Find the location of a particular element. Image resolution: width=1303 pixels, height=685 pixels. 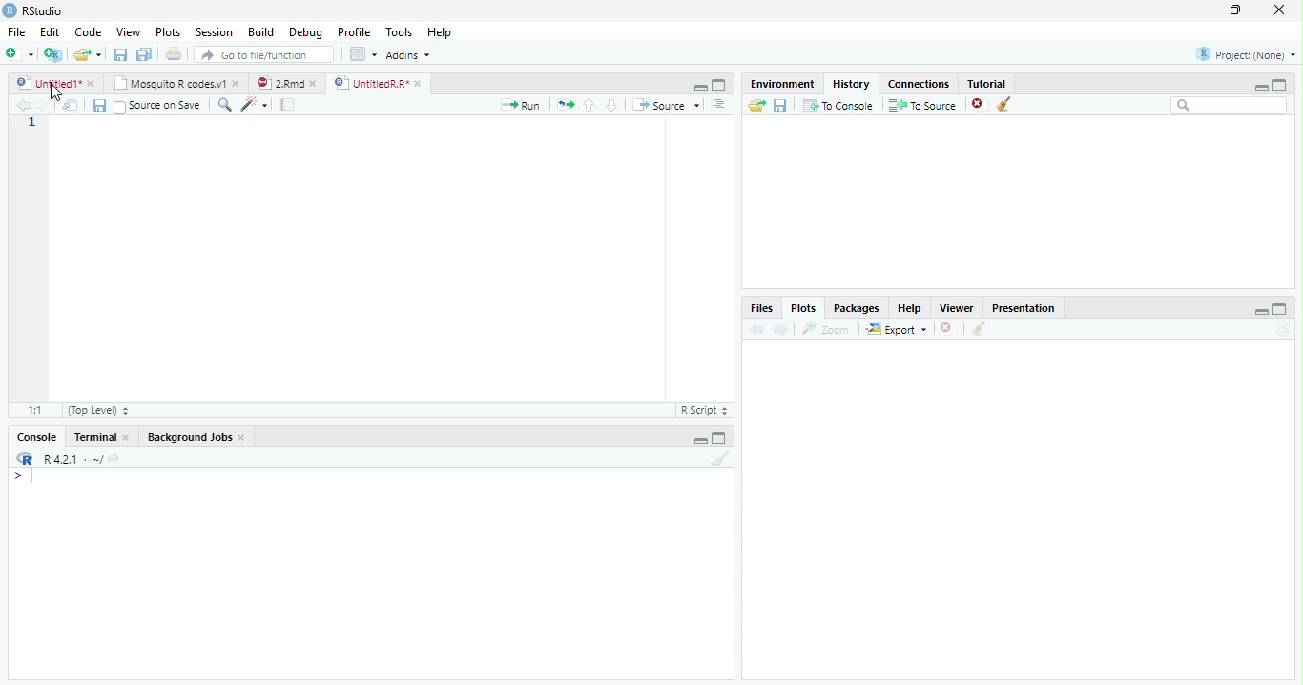

Save all is located at coordinates (103, 107).